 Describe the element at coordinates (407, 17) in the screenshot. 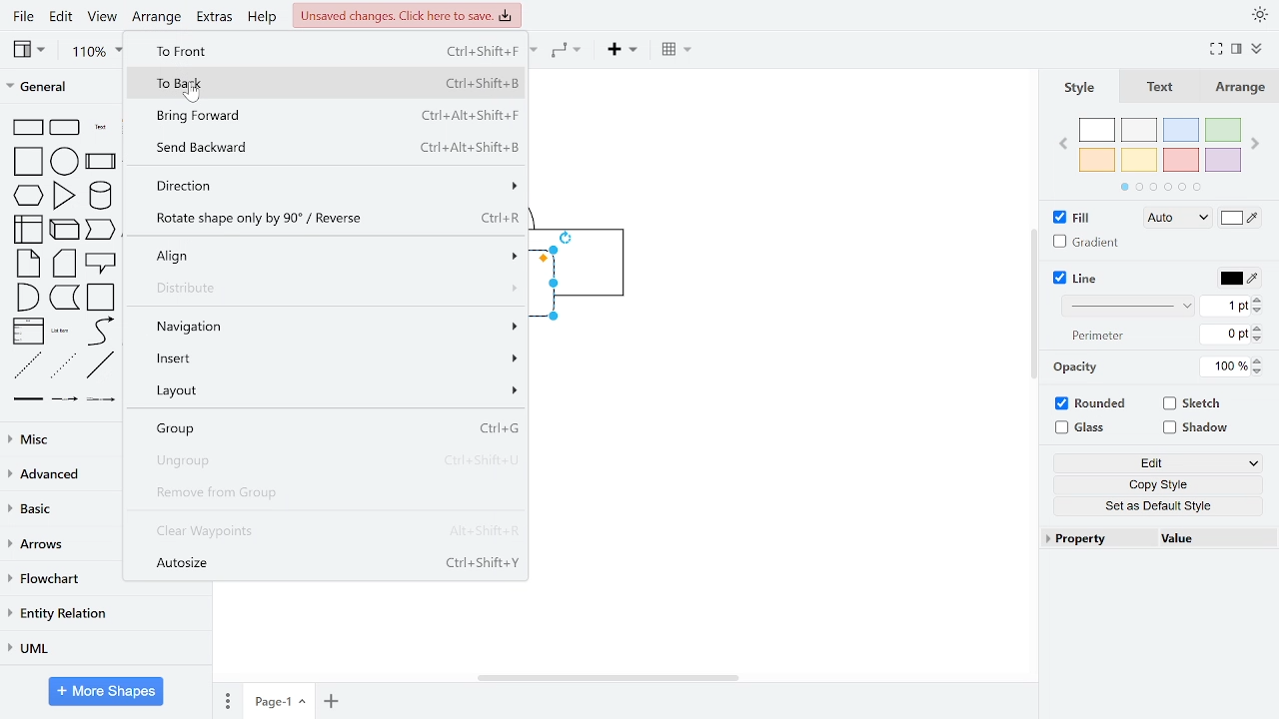

I see `unsaved changes. Click here to save` at that location.